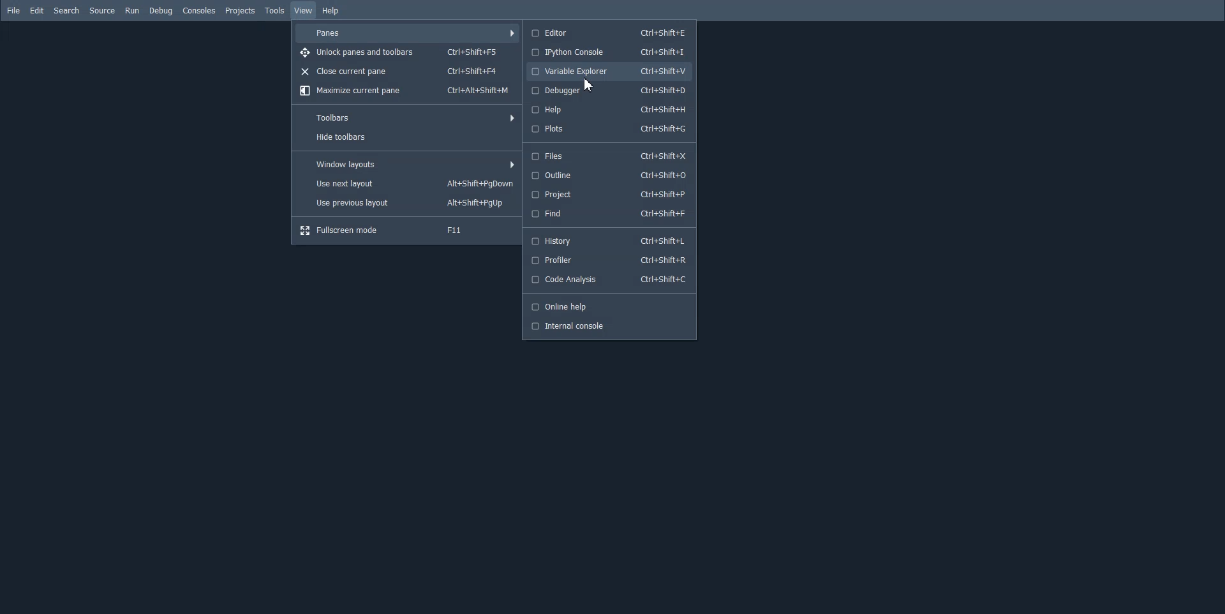 This screenshot has height=614, width=1225. I want to click on Panes, so click(406, 33).